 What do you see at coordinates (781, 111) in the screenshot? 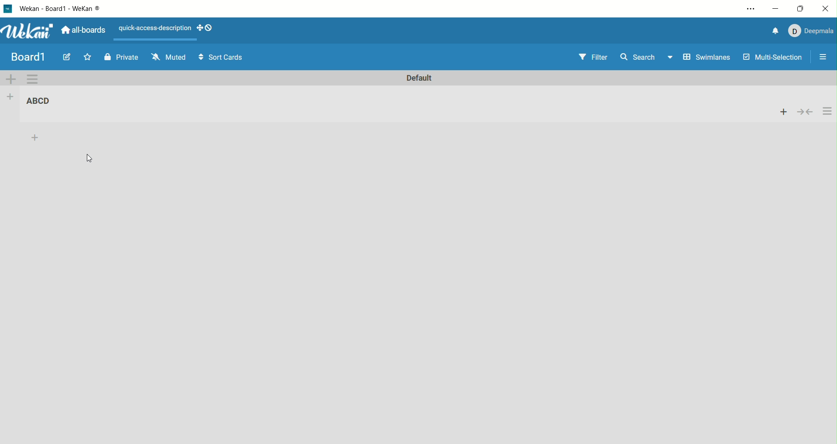
I see `add card` at bounding box center [781, 111].